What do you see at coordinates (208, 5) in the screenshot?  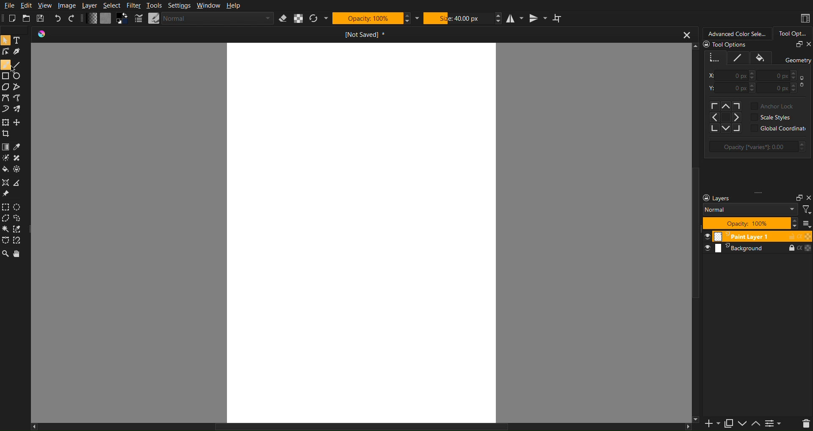 I see `Window` at bounding box center [208, 5].